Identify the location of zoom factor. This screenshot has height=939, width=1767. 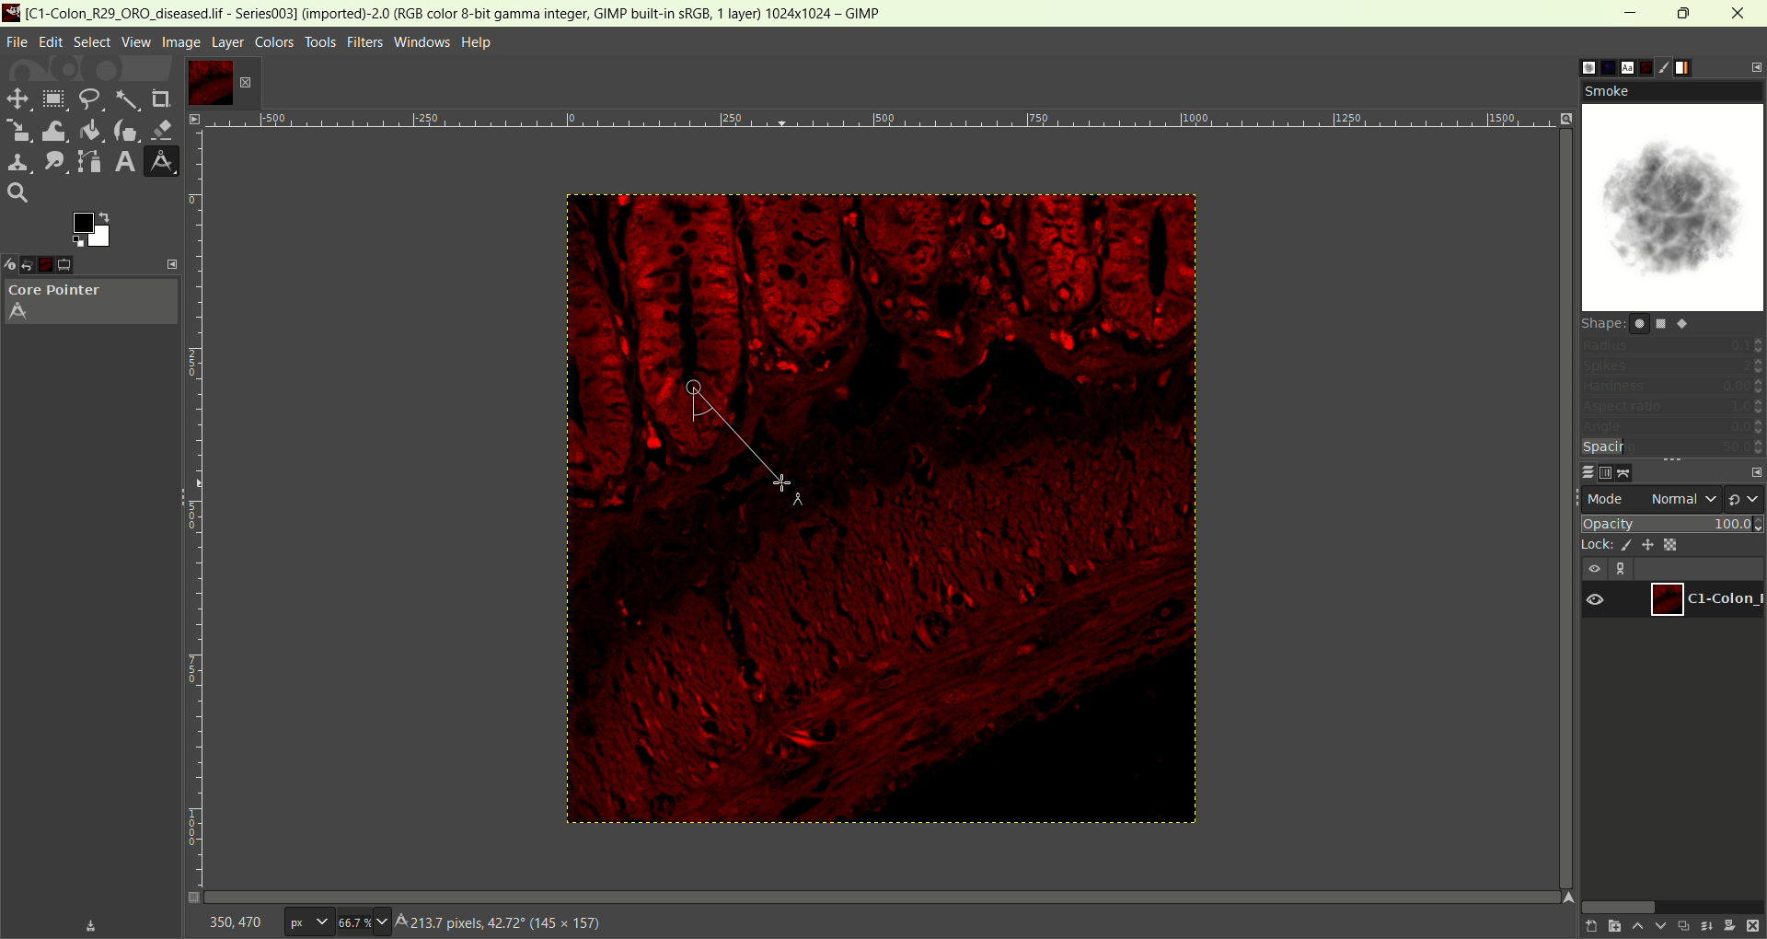
(907, 125).